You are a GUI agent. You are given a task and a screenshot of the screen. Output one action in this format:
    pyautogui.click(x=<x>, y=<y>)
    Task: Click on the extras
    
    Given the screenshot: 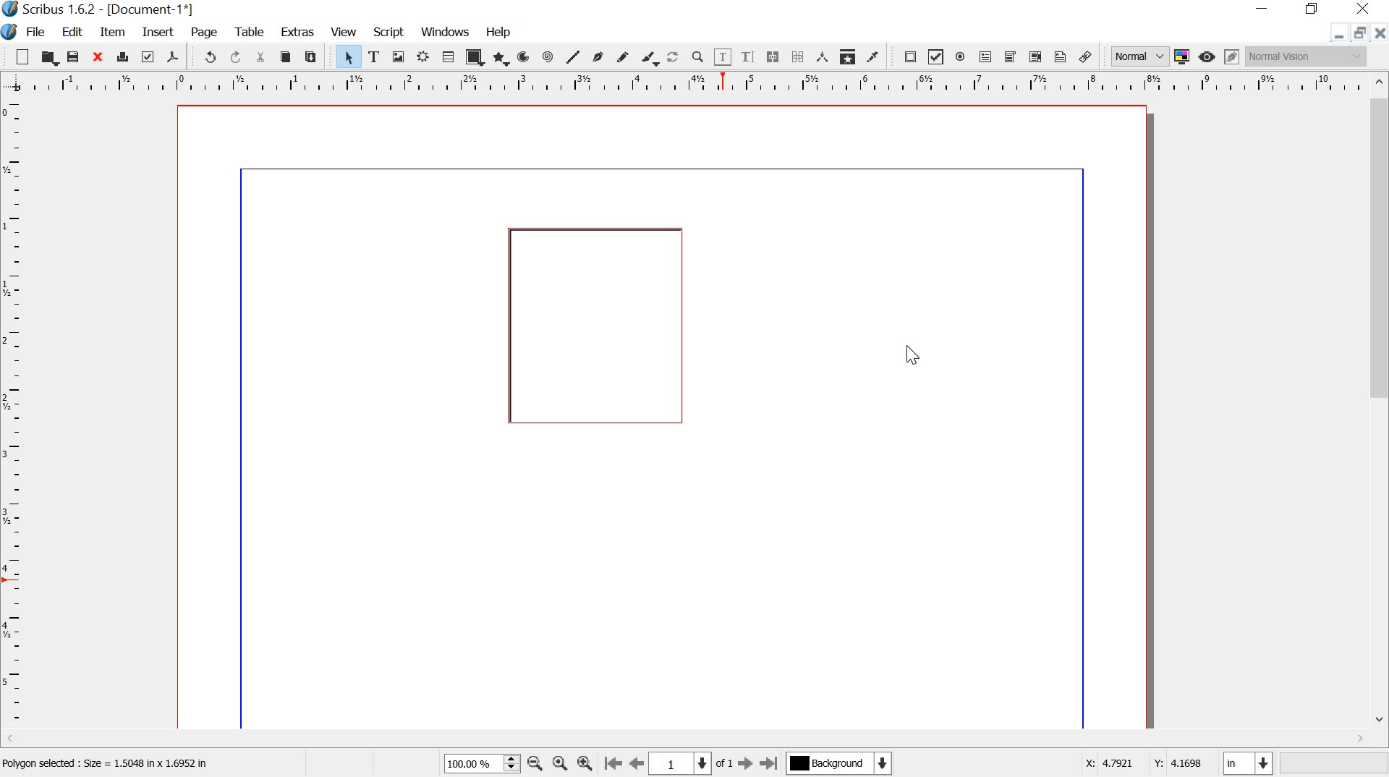 What is the action you would take?
    pyautogui.click(x=299, y=31)
    